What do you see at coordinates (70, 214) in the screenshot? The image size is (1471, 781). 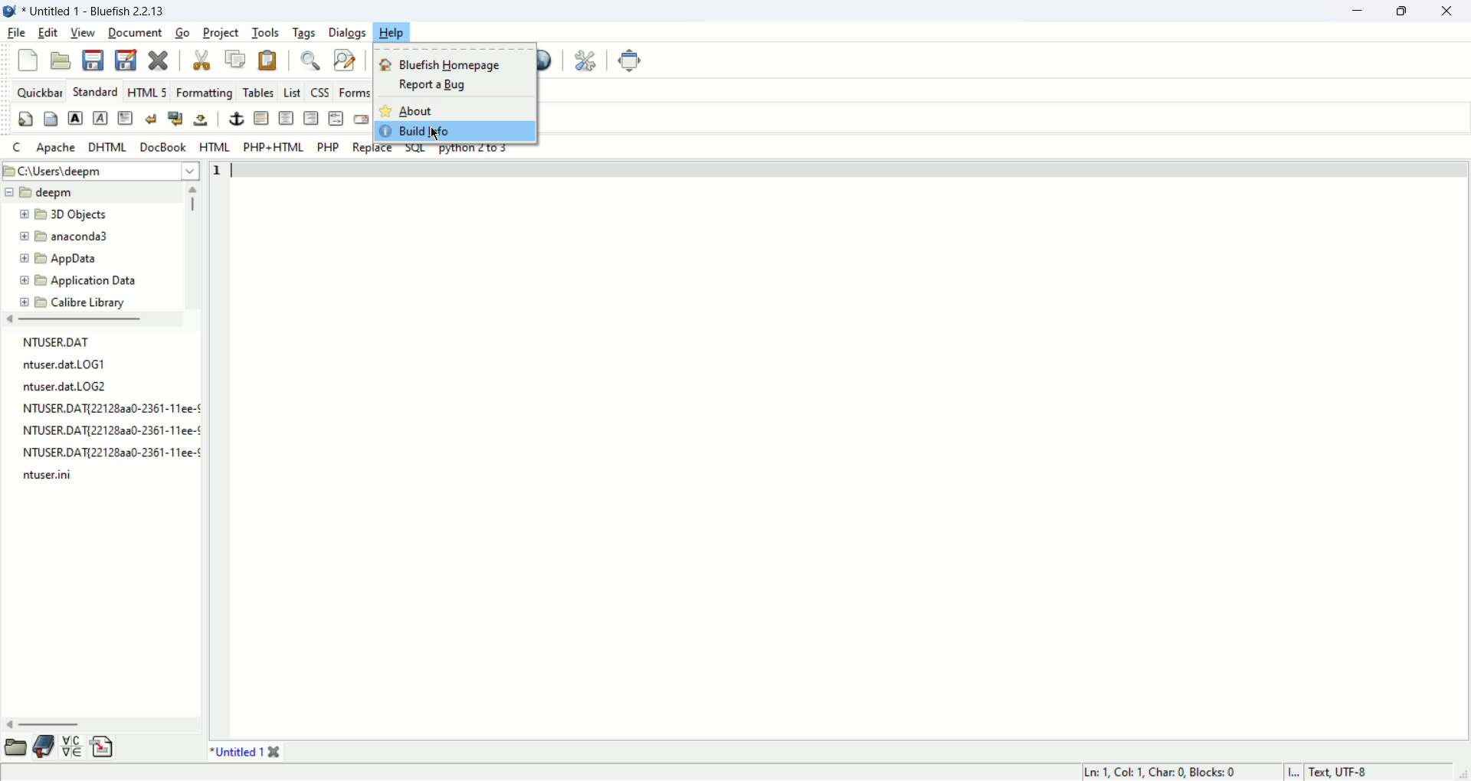 I see `folder name` at bounding box center [70, 214].